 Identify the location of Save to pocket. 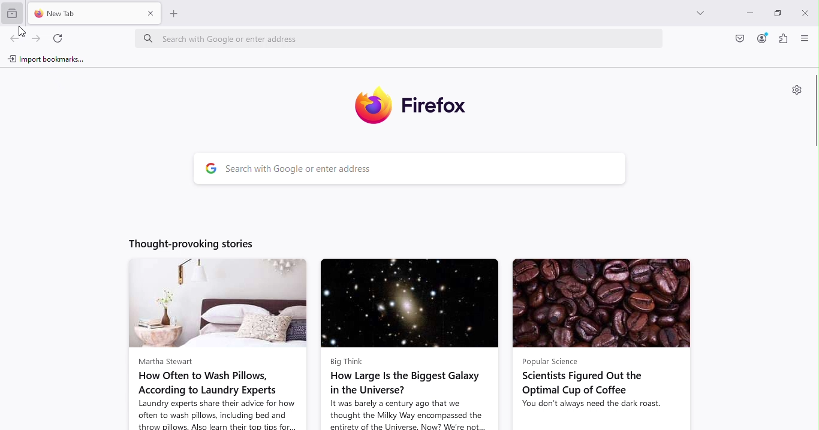
(737, 38).